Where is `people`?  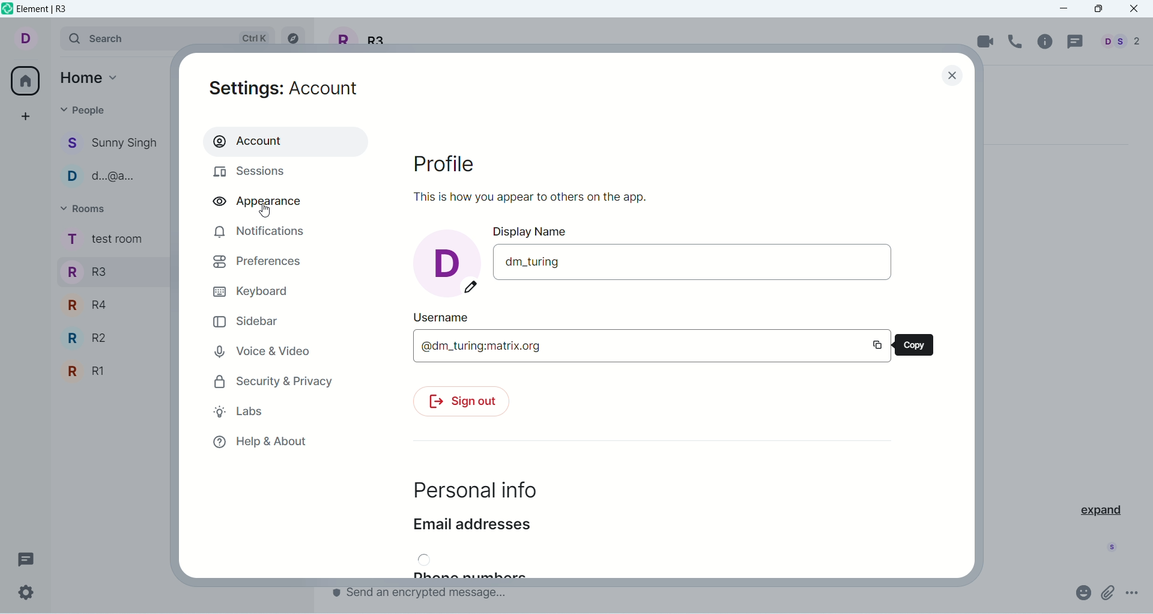 people is located at coordinates (112, 145).